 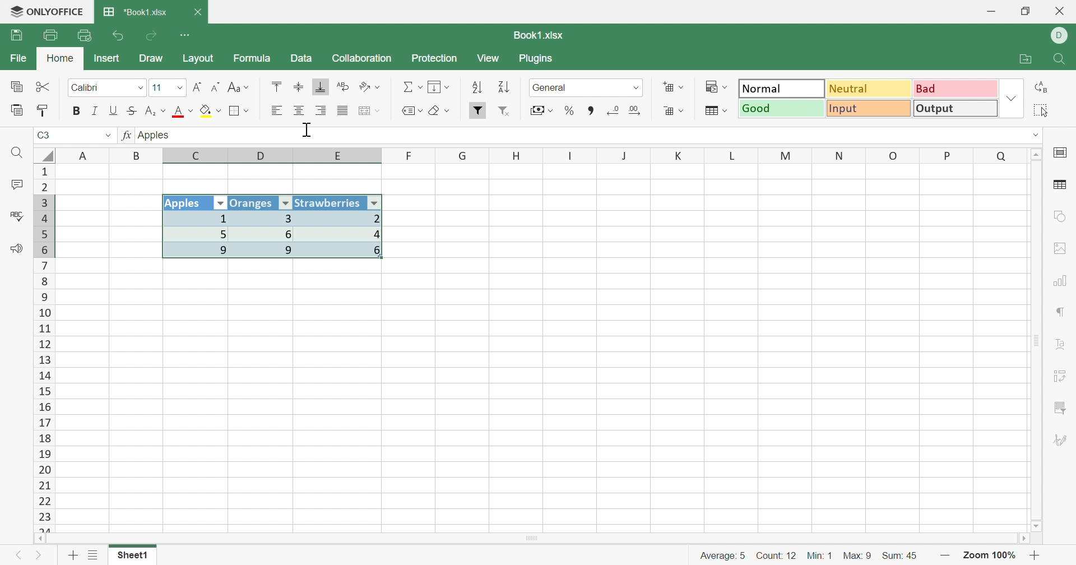 I want to click on A, so click(x=84, y=154).